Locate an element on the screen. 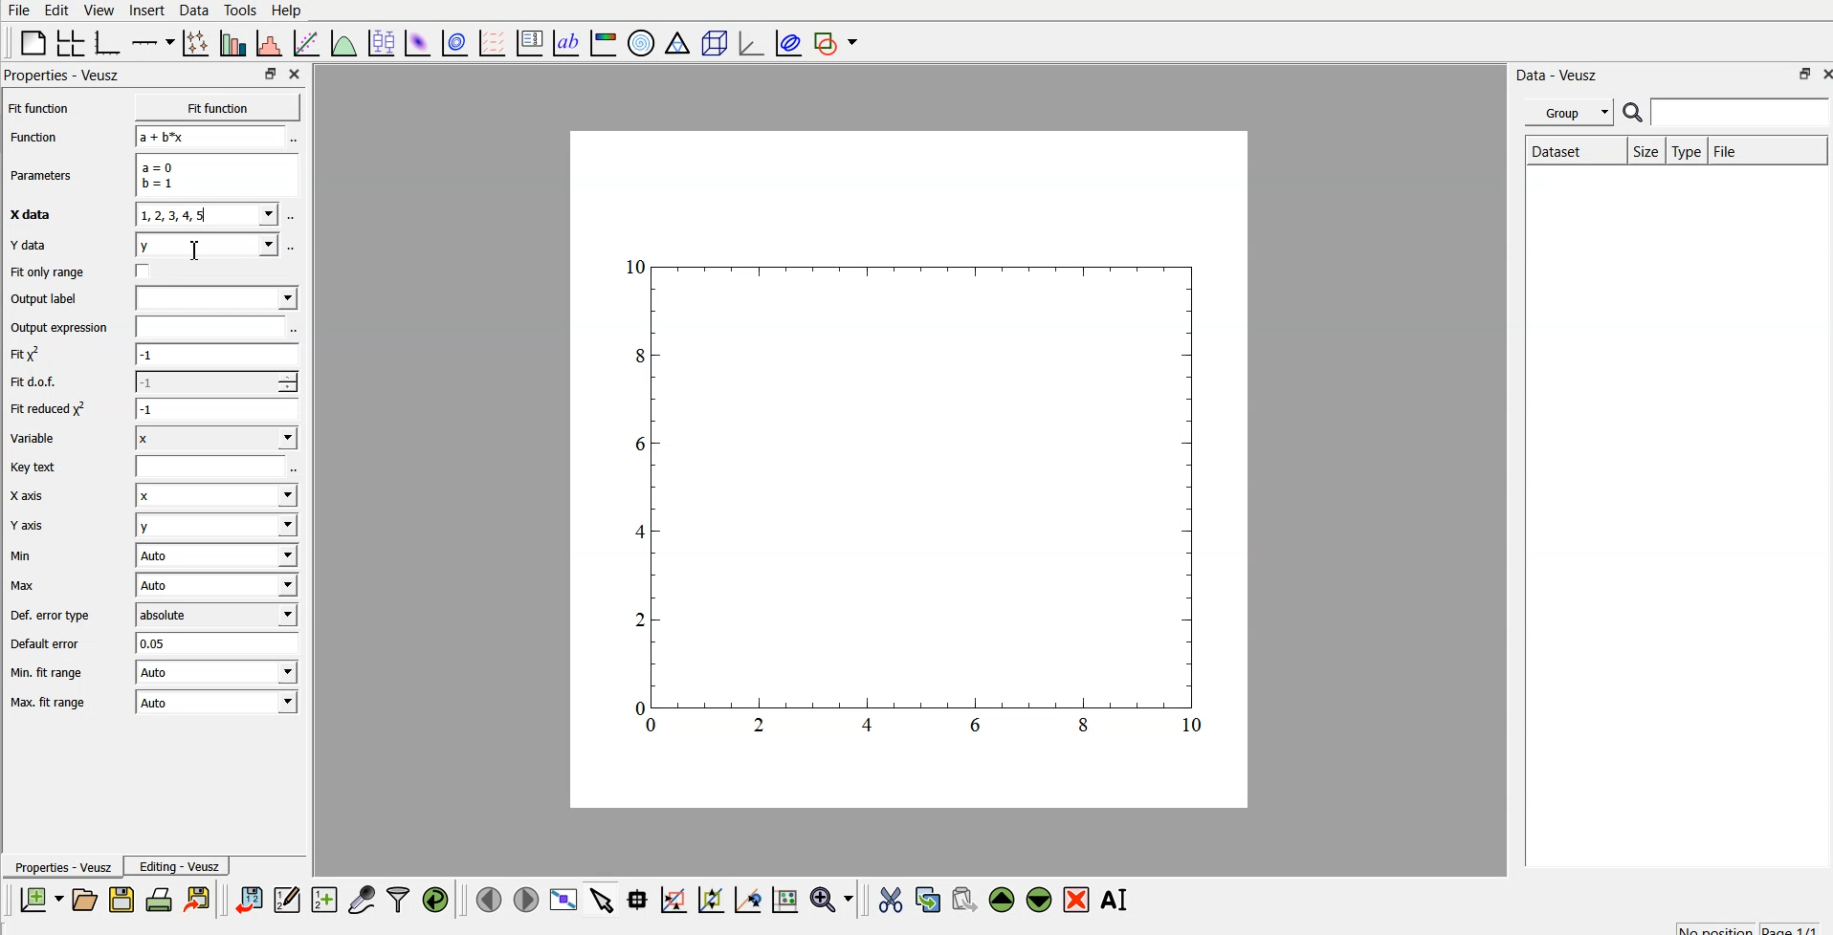 The height and width of the screenshot is (935, 1833). restore down is located at coordinates (268, 75).